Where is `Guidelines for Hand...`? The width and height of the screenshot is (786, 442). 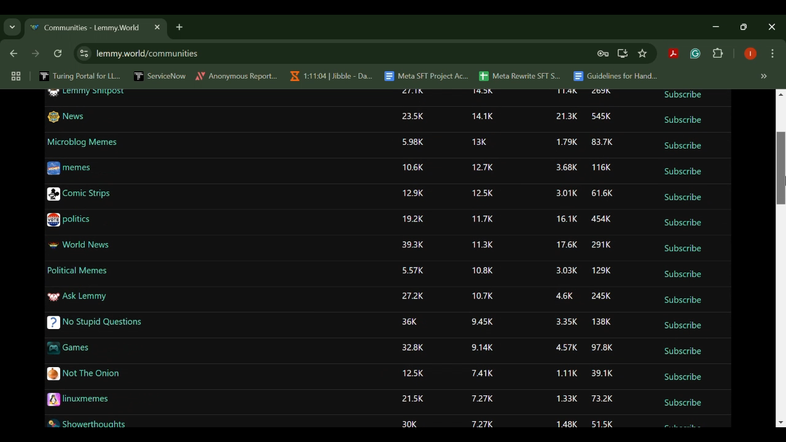 Guidelines for Hand... is located at coordinates (614, 76).